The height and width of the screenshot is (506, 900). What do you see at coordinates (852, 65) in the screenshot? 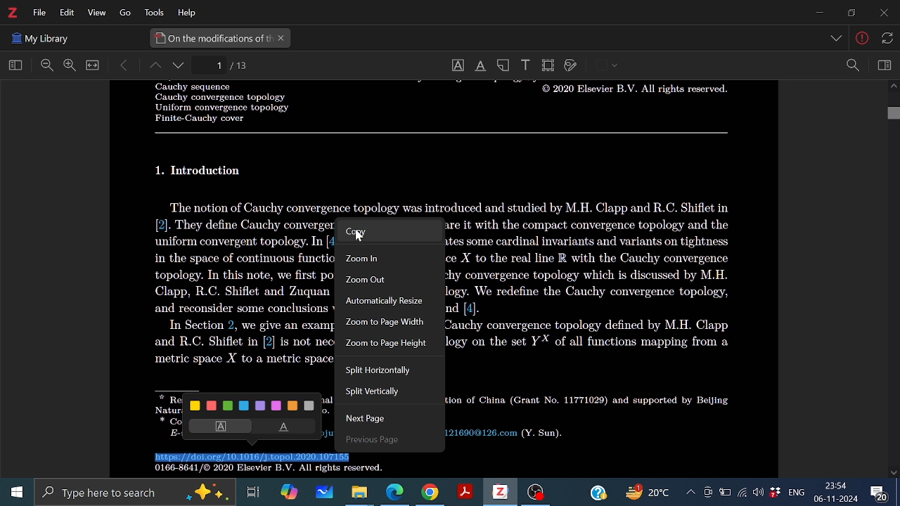
I see `Zoom` at bounding box center [852, 65].